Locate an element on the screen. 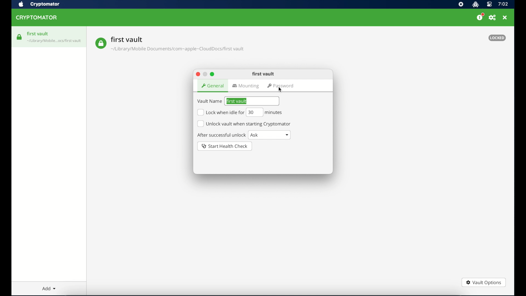  minimize is located at coordinates (205, 74).